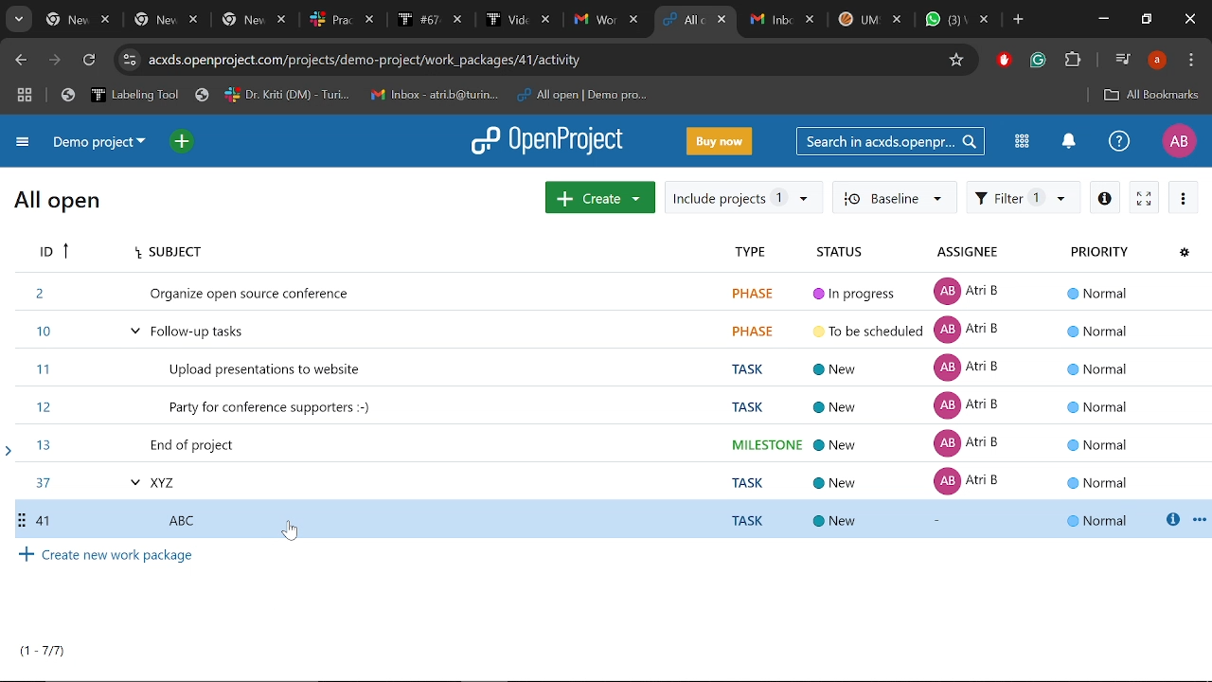 This screenshot has height=682, width=1212. What do you see at coordinates (680, 21) in the screenshot?
I see `Current tab` at bounding box center [680, 21].